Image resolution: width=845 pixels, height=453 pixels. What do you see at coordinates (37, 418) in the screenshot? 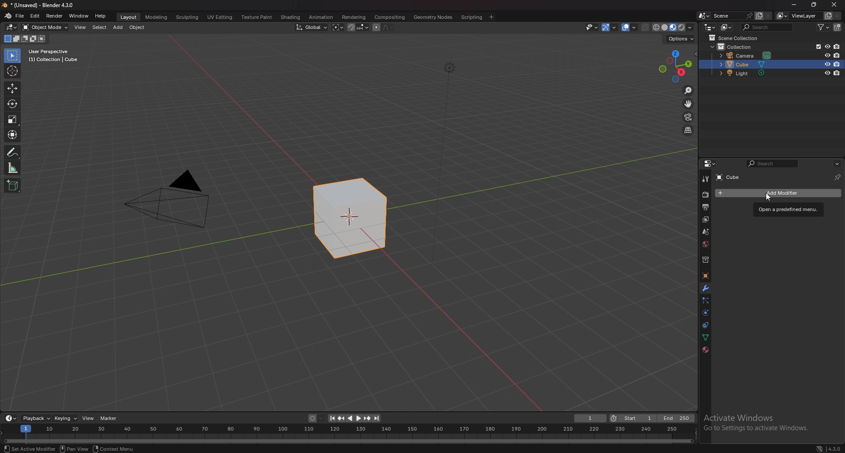
I see `playback` at bounding box center [37, 418].